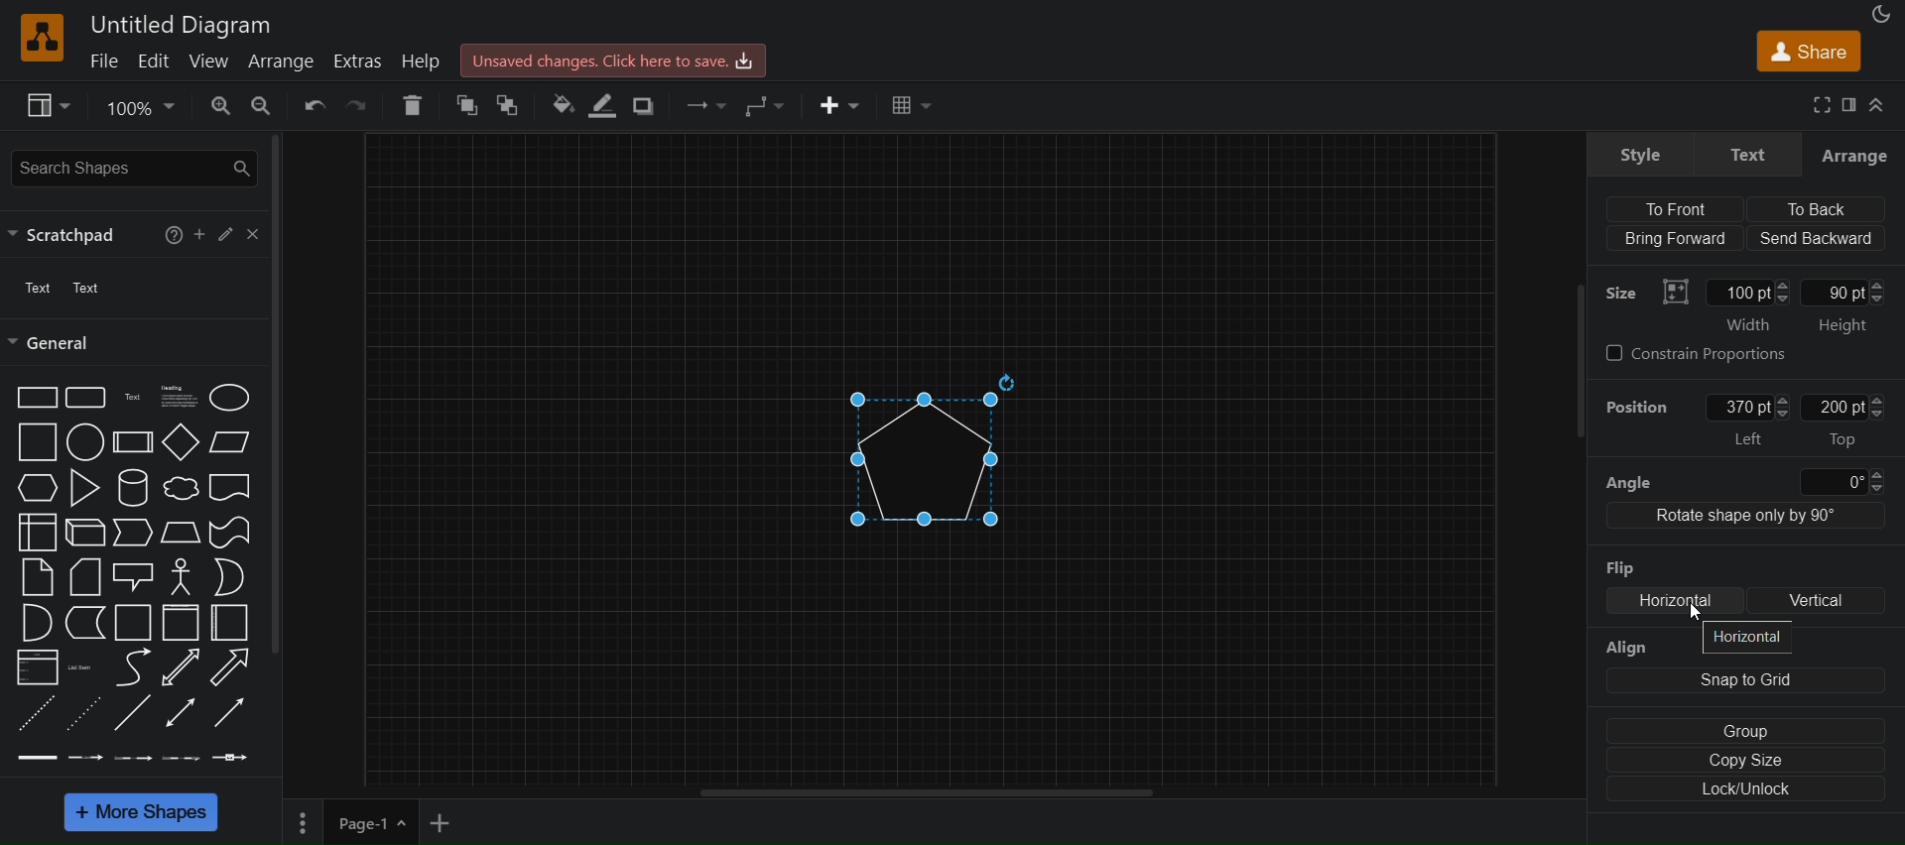 The width and height of the screenshot is (1905, 845). What do you see at coordinates (1737, 408) in the screenshot?
I see `Manually input left position` at bounding box center [1737, 408].